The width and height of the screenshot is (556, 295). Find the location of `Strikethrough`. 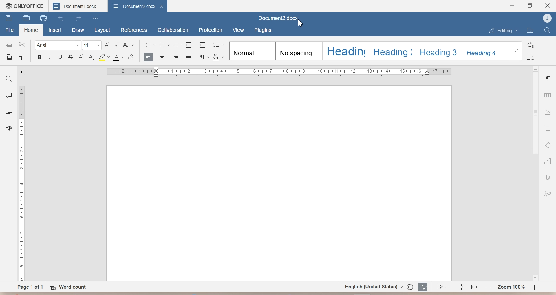

Strikethrough is located at coordinates (71, 57).